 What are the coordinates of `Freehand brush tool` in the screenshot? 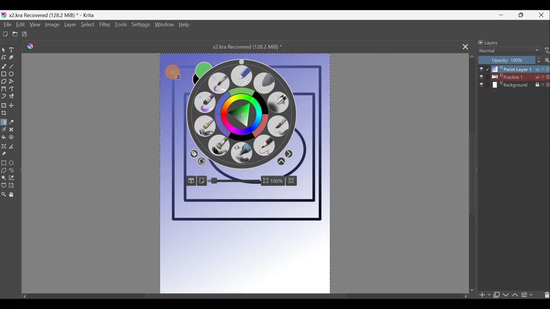 It's located at (4, 66).